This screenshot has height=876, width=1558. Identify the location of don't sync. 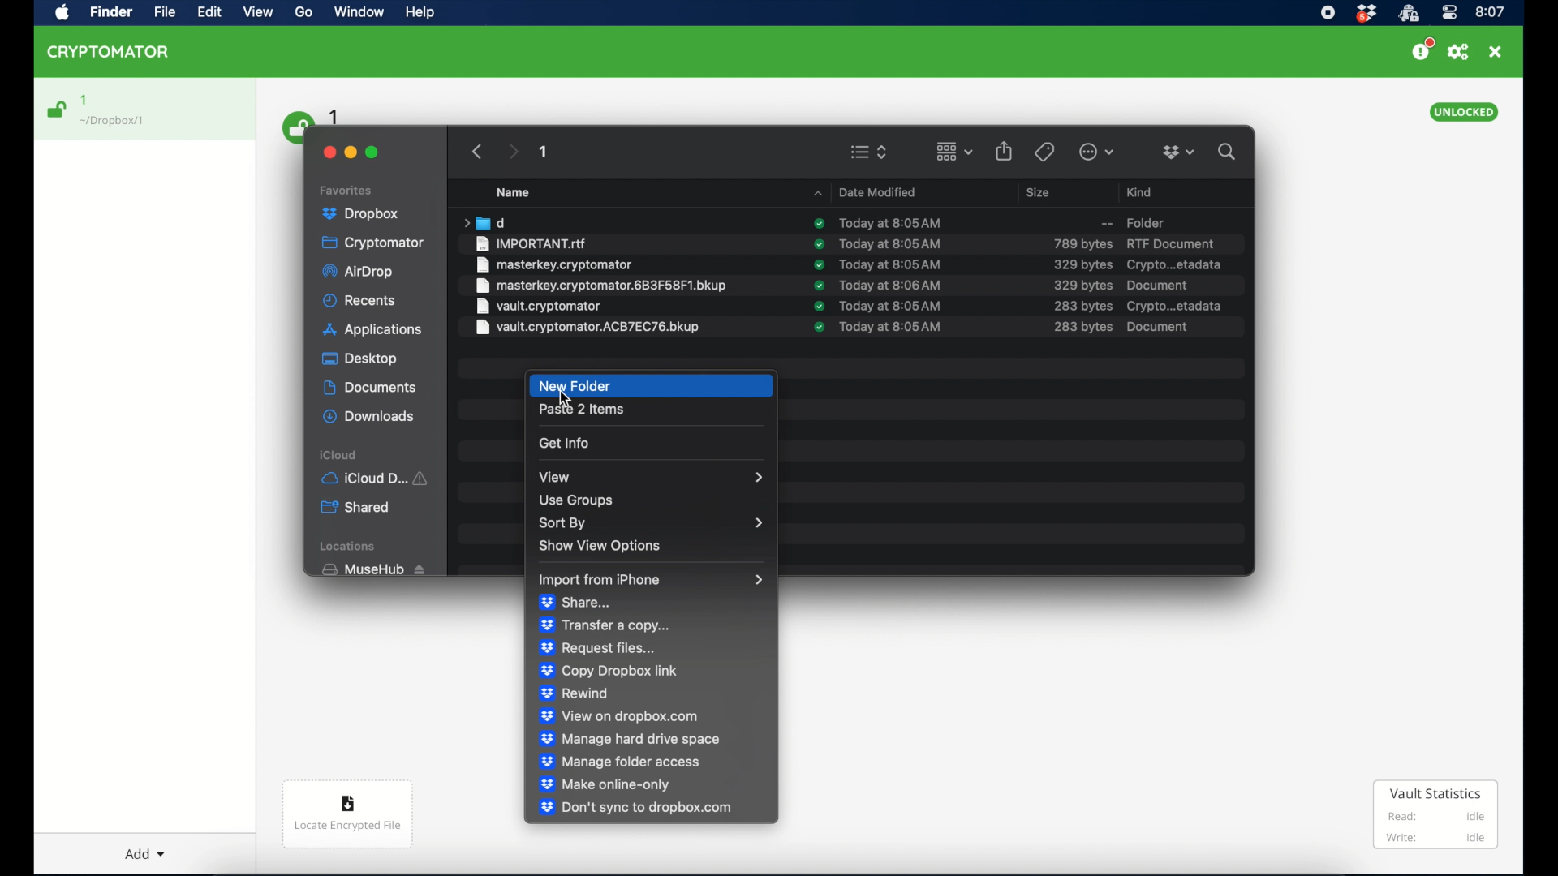
(635, 809).